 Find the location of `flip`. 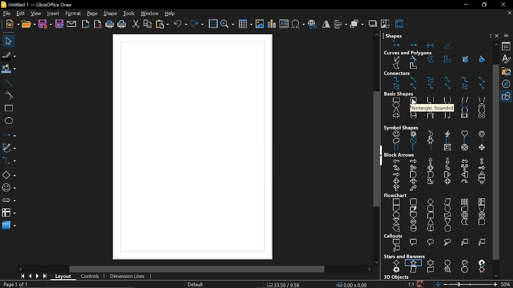

flip is located at coordinates (326, 24).